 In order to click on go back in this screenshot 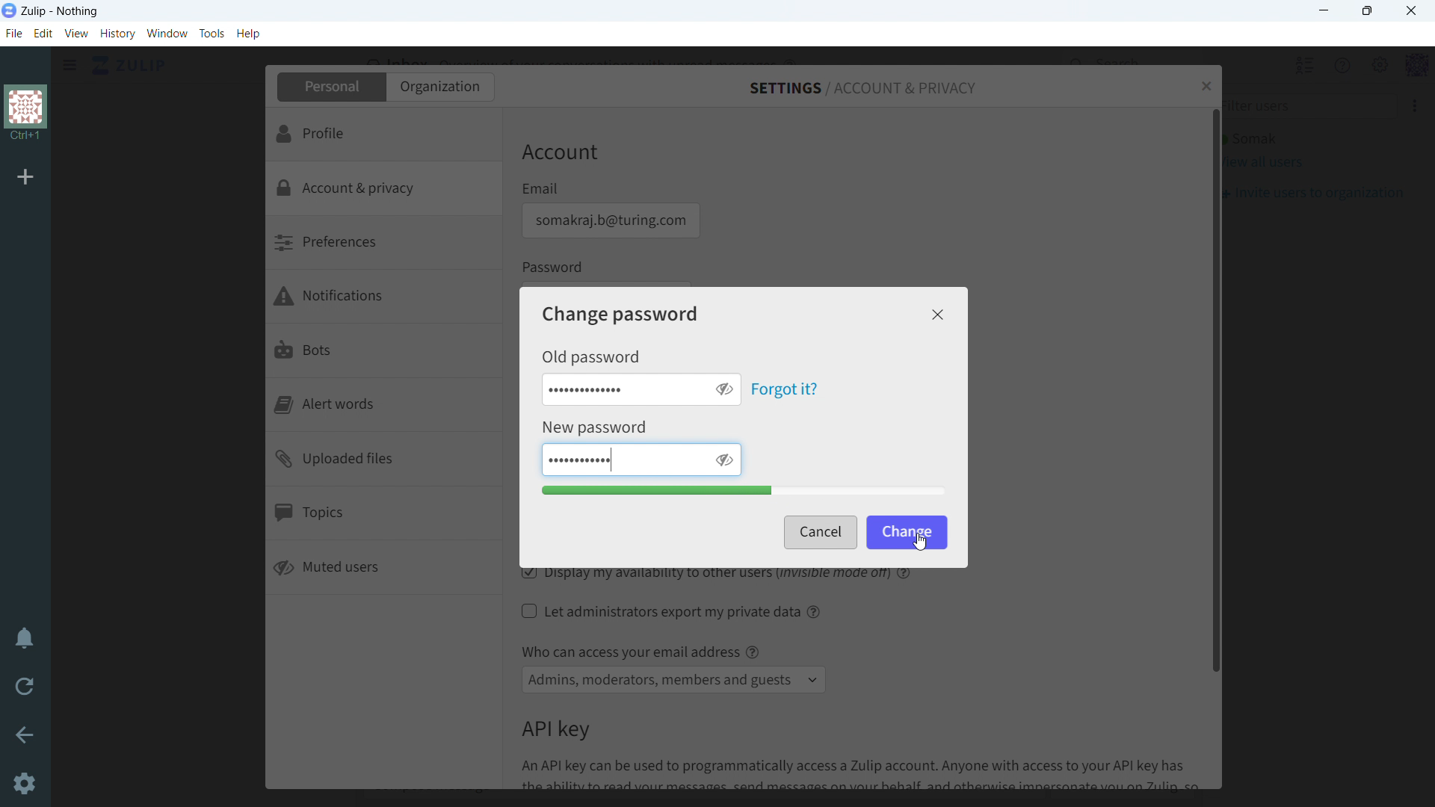, I will do `click(25, 733)`.